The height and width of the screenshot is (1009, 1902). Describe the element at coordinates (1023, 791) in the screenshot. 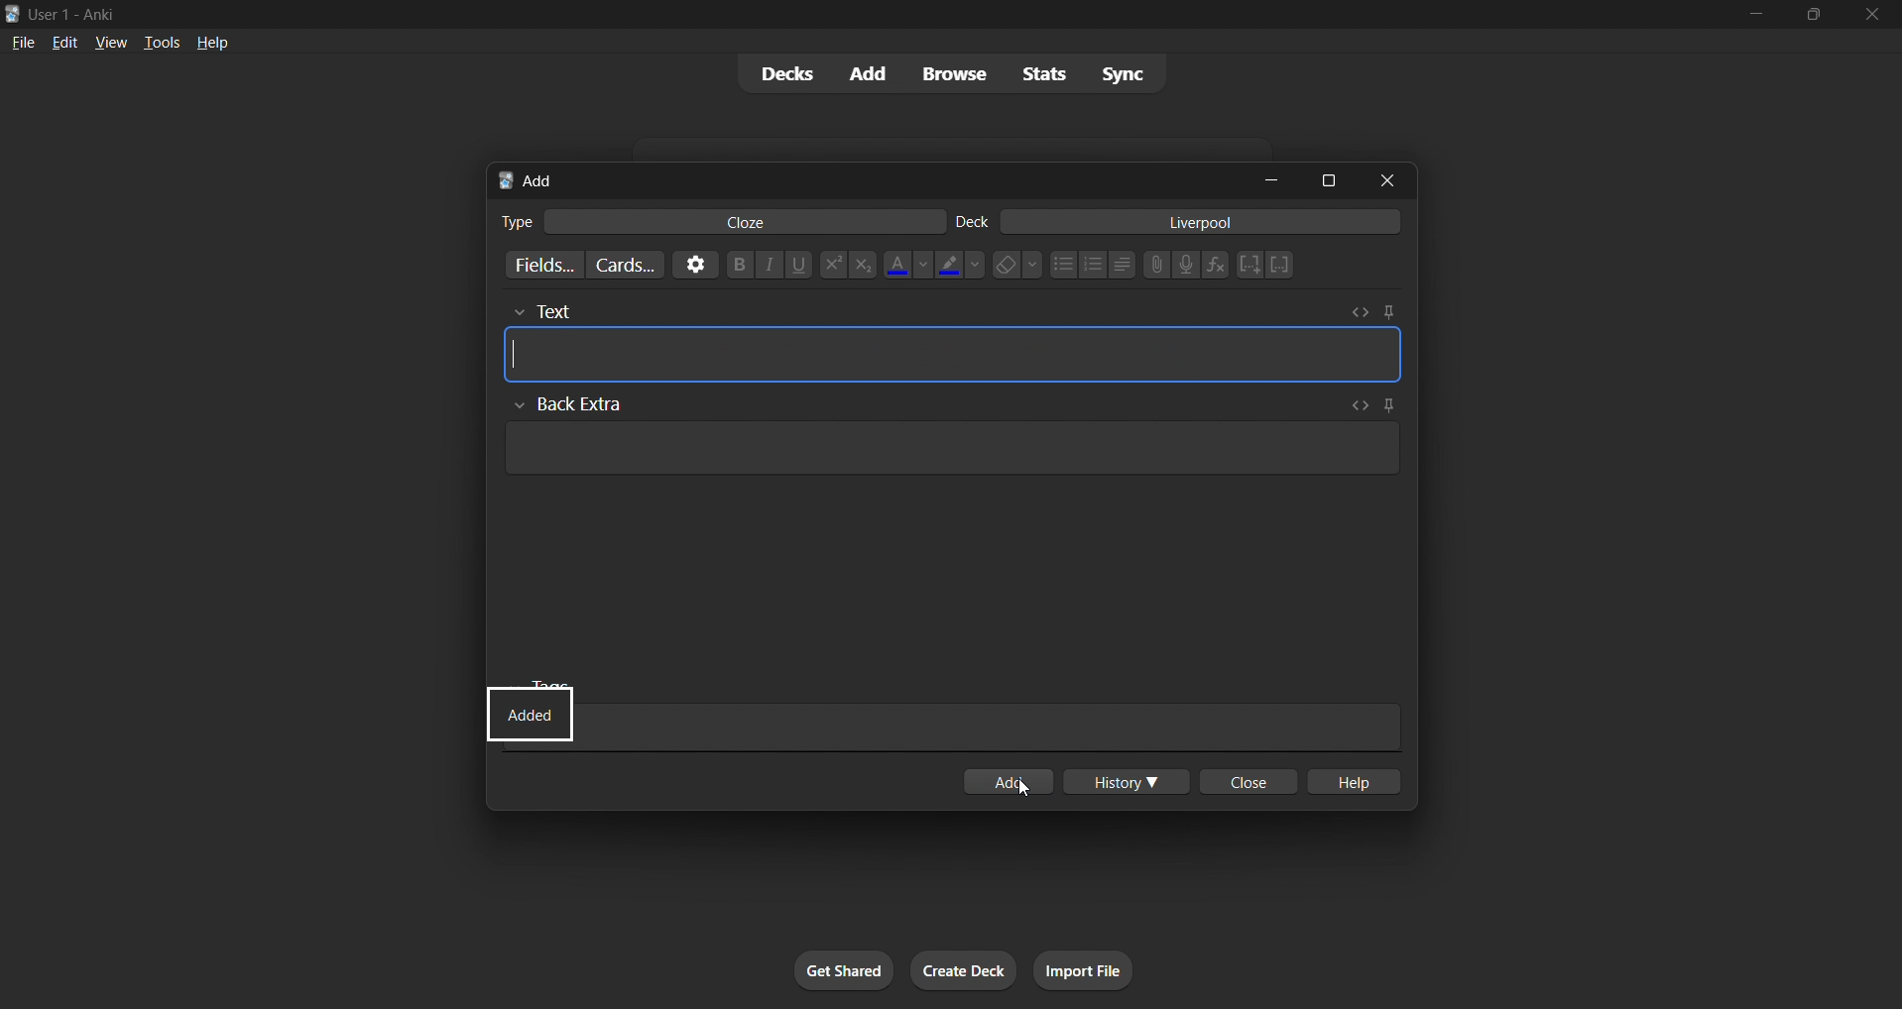

I see `cursor` at that location.